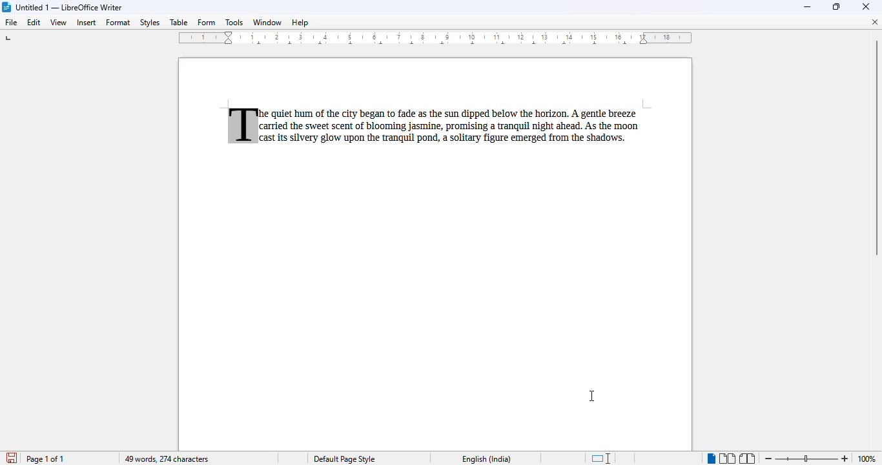  Describe the element at coordinates (12, 458) in the screenshot. I see `click to save document` at that location.